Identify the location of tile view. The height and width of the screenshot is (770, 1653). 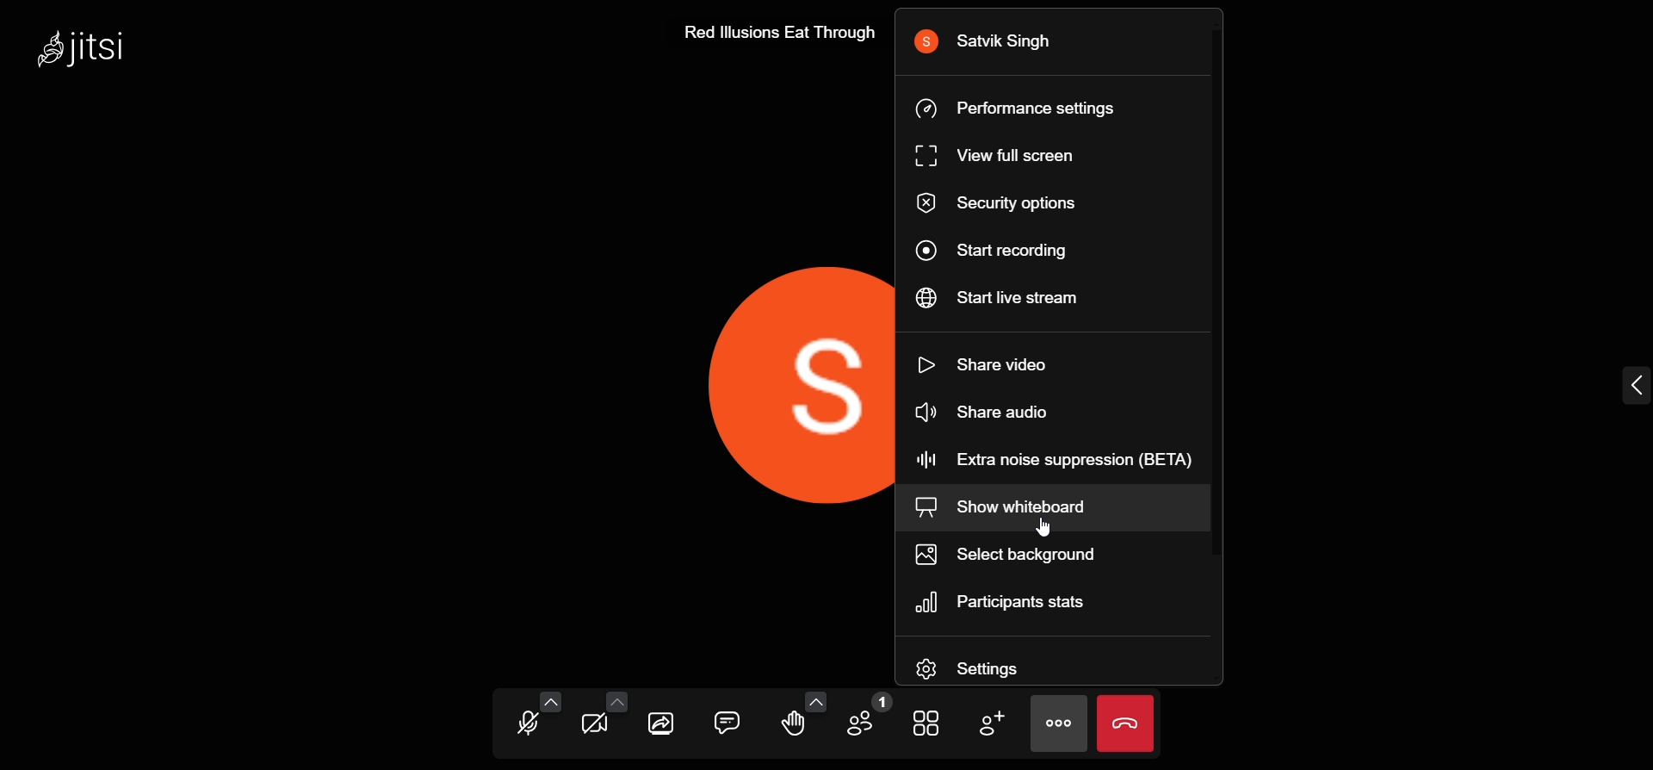
(929, 722).